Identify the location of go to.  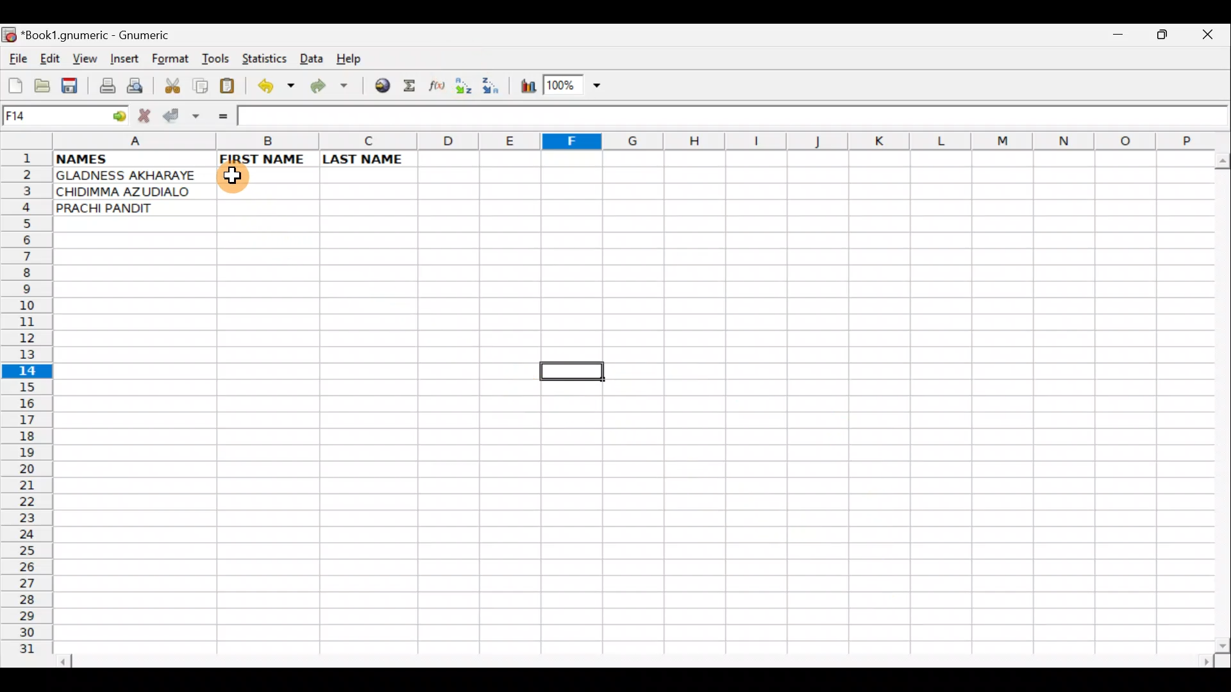
(118, 114).